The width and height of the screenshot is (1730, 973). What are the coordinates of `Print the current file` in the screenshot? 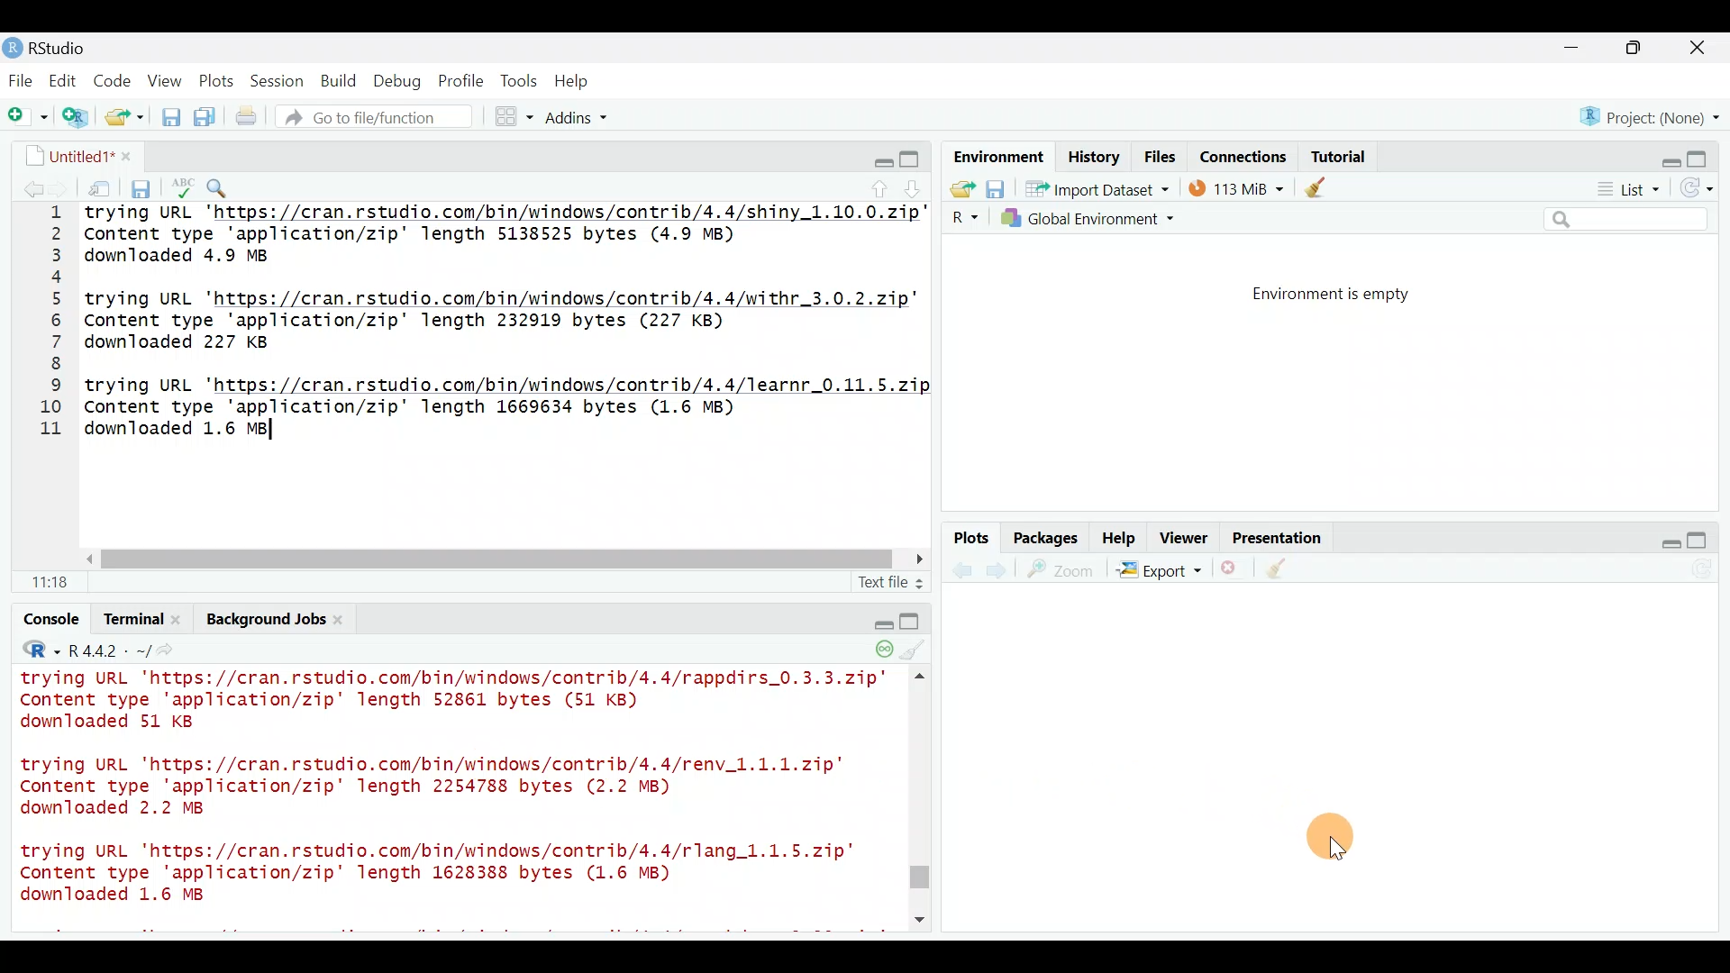 It's located at (248, 117).